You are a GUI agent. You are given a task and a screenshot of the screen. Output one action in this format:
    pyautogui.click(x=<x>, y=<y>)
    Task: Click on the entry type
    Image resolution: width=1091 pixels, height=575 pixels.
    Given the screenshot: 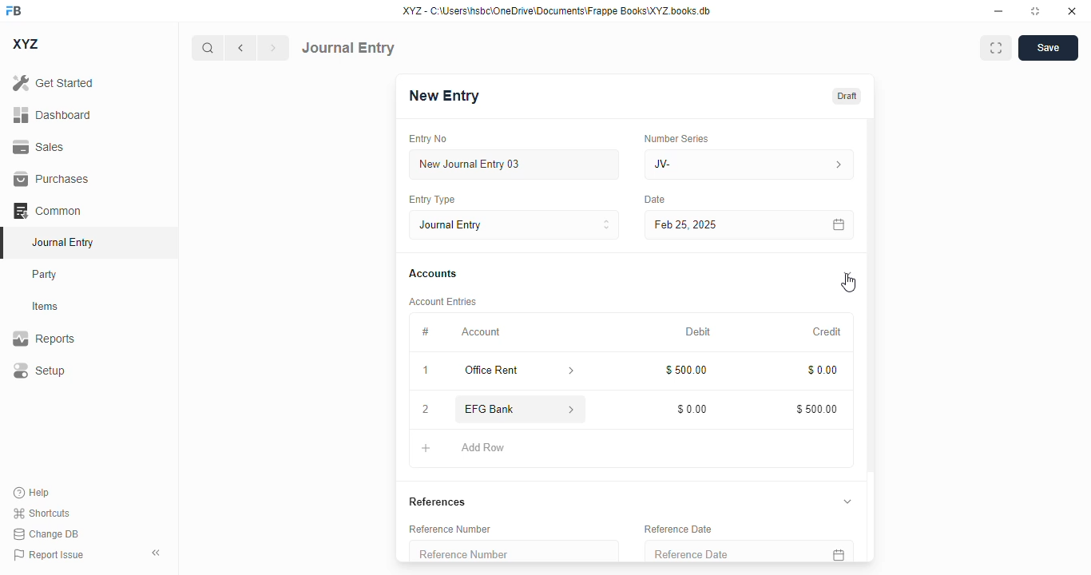 What is the action you would take?
    pyautogui.click(x=514, y=224)
    